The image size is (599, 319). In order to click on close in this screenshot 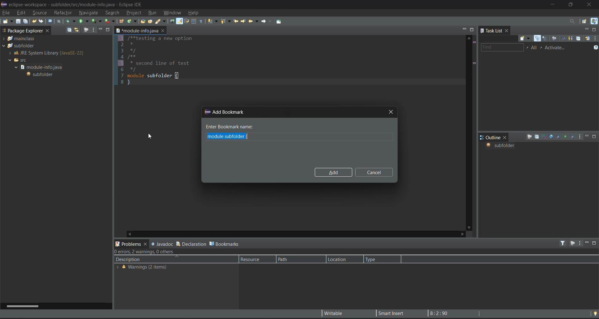, I will do `click(592, 5)`.